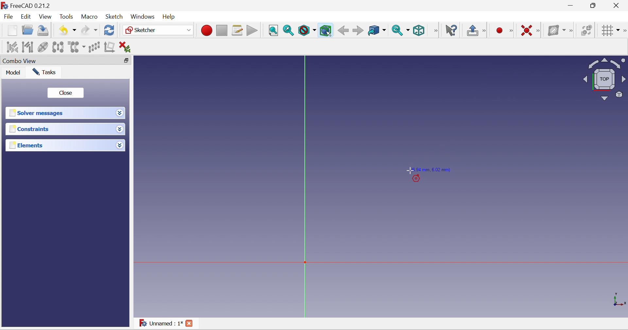 Image resolution: width=628 pixels, height=330 pixels. Describe the element at coordinates (120, 113) in the screenshot. I see `Drop down` at that location.